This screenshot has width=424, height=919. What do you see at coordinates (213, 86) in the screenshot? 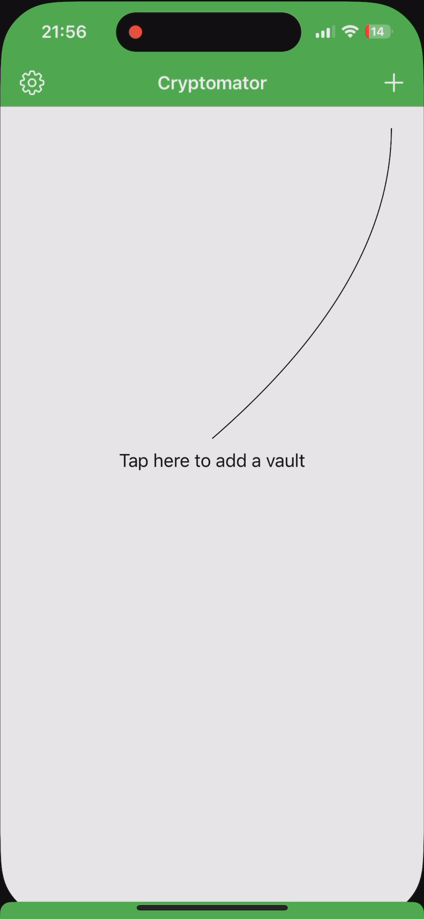
I see `Crytomator` at bounding box center [213, 86].